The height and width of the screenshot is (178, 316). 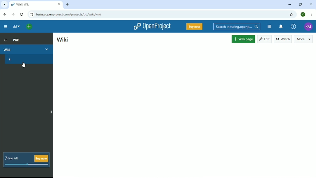 I want to click on View site information, so click(x=30, y=14).